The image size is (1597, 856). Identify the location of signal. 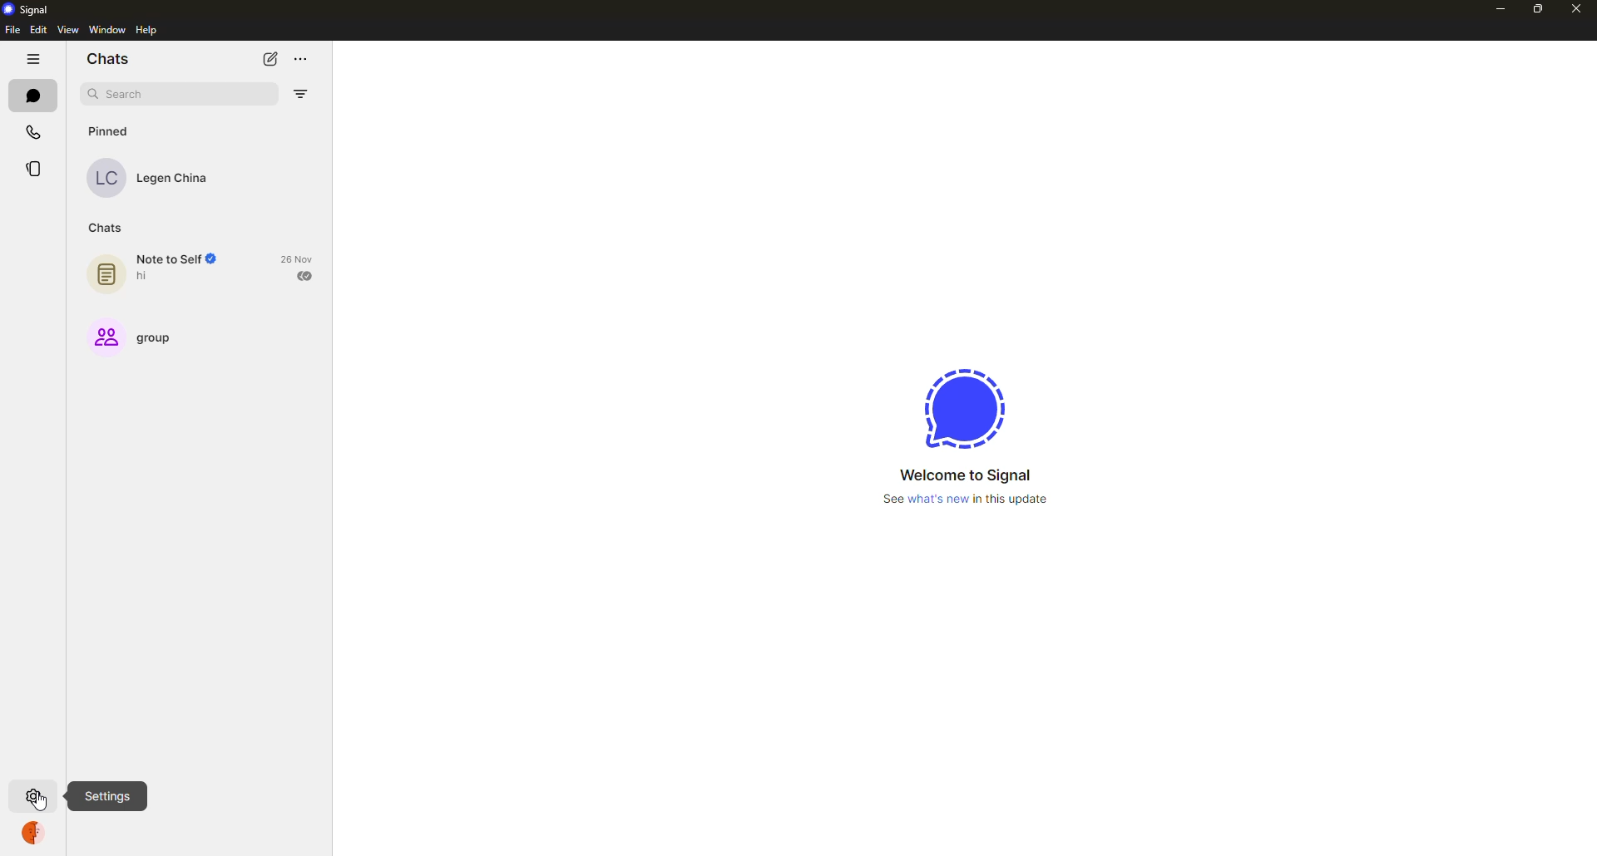
(26, 8).